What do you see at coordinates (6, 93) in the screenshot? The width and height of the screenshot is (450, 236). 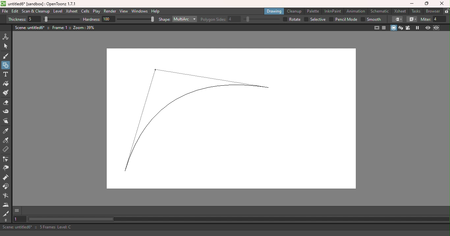 I see `Paint brush` at bounding box center [6, 93].